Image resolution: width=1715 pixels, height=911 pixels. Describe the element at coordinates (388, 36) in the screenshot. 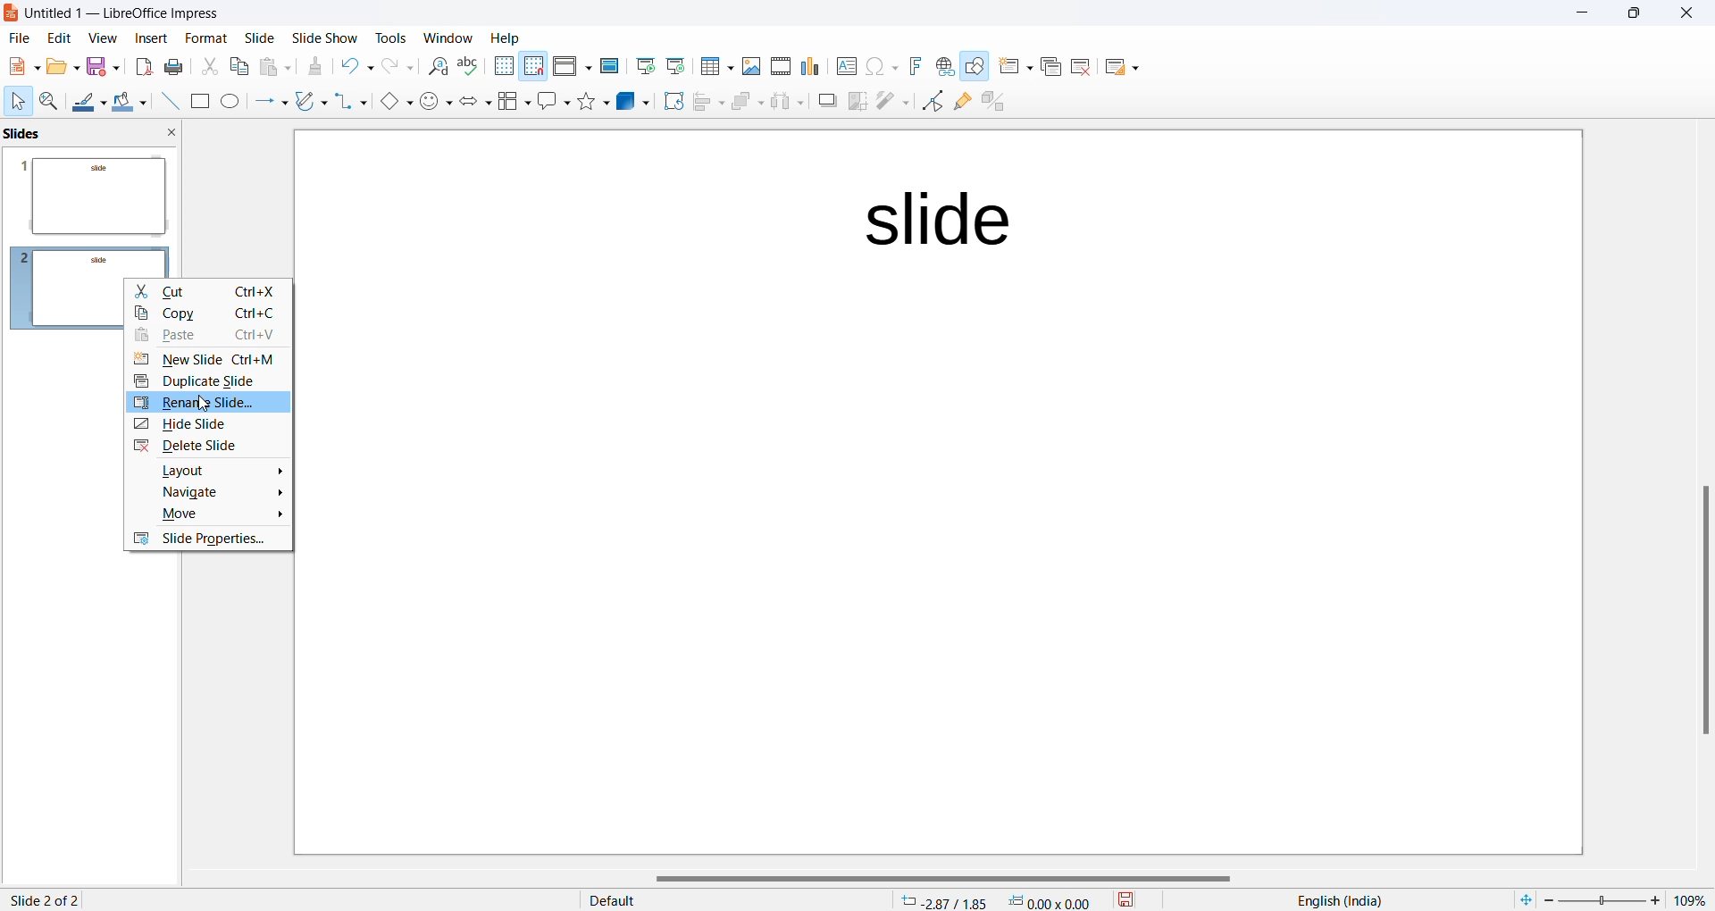

I see `Tools` at that location.